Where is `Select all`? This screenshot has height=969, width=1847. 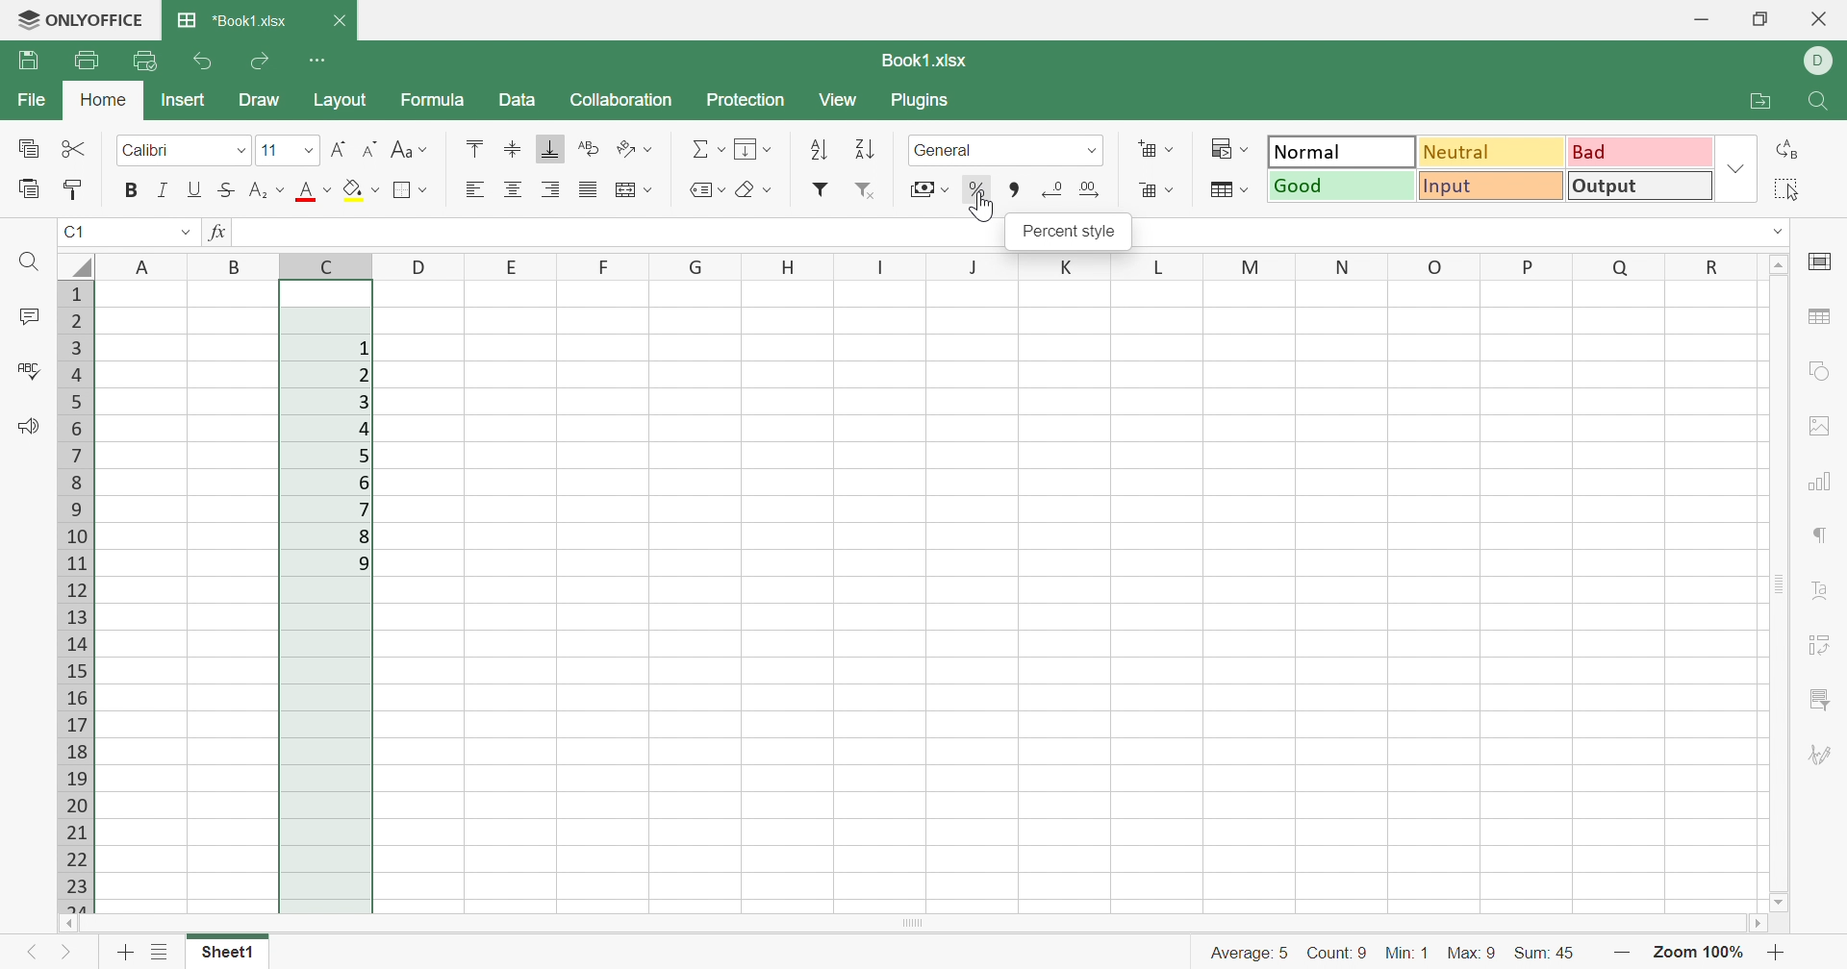
Select all is located at coordinates (76, 263).